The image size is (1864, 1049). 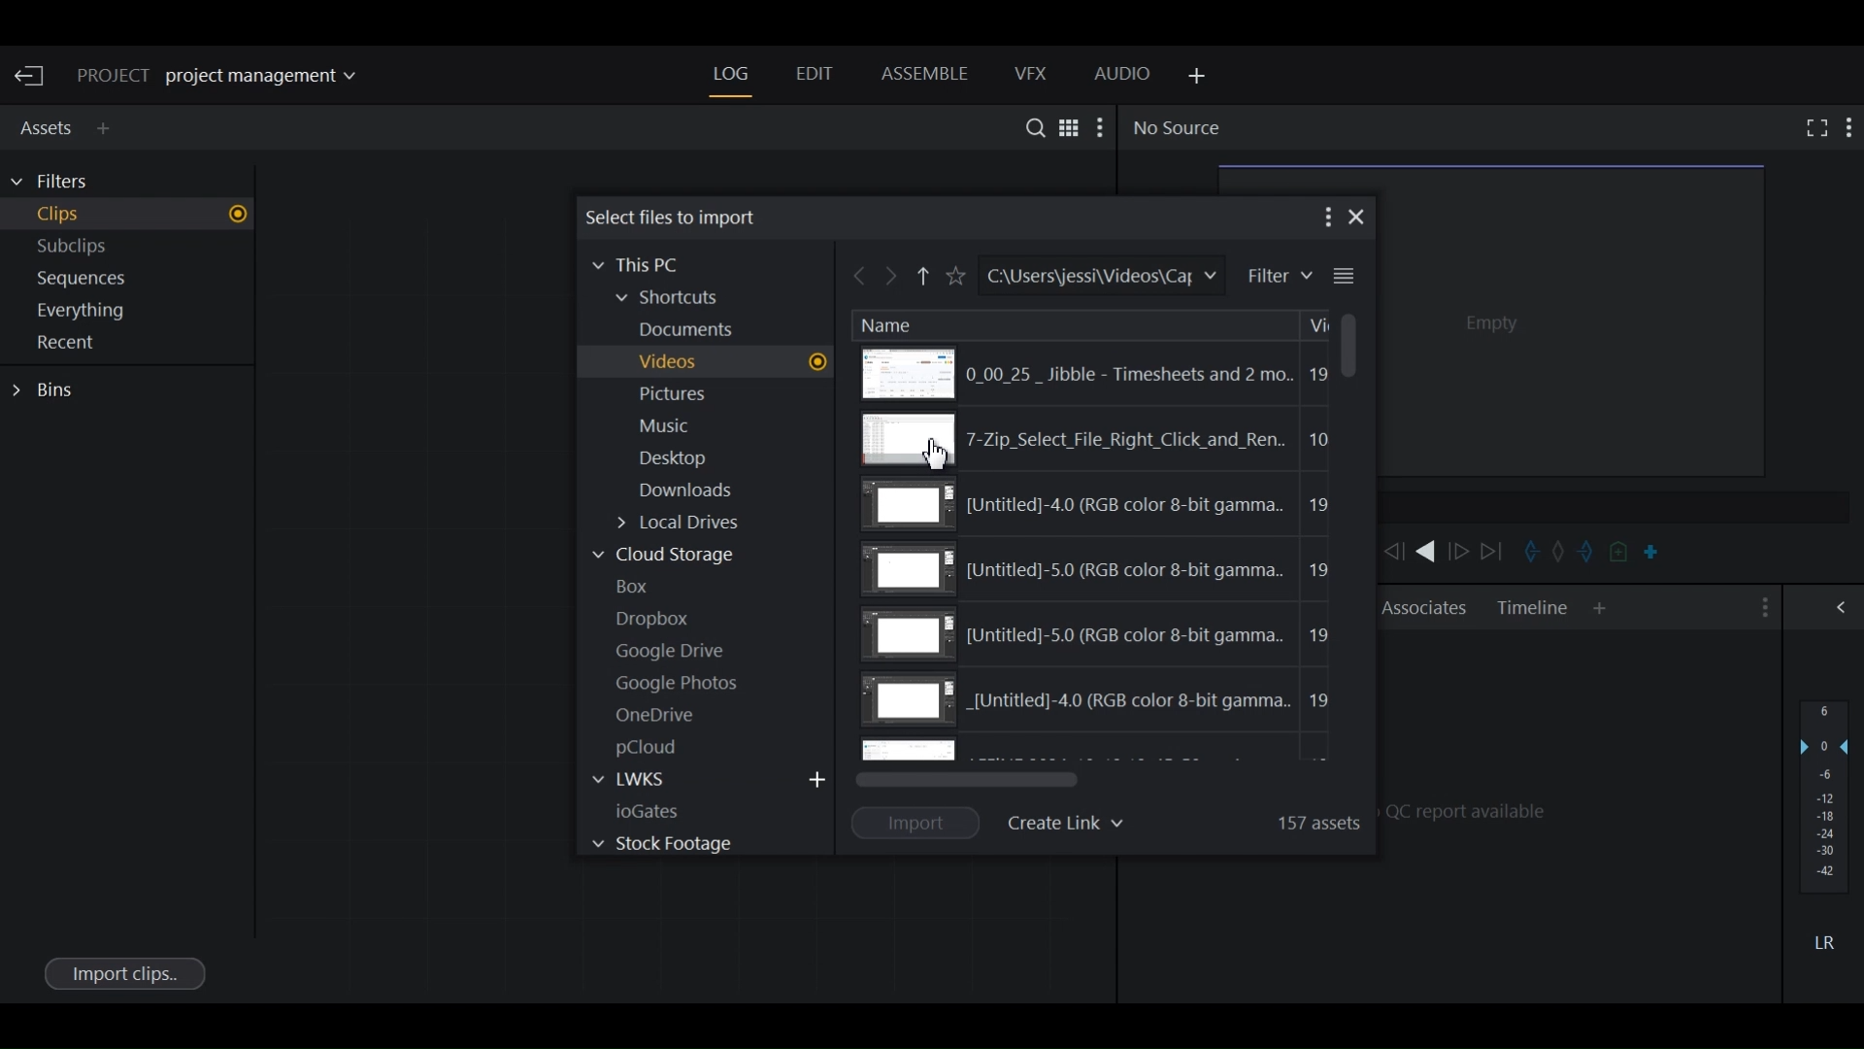 I want to click on Search in assets and Bins, so click(x=1030, y=127).